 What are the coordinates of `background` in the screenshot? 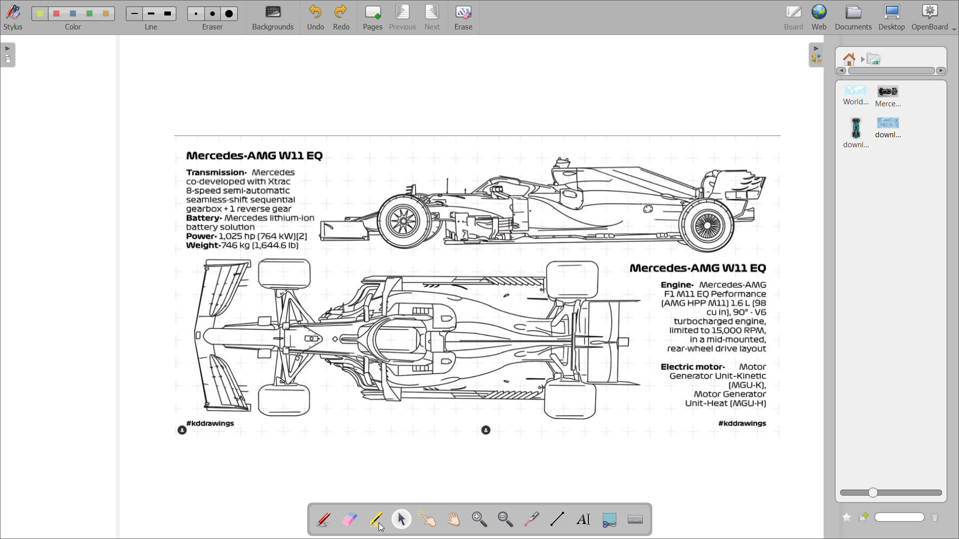 It's located at (275, 17).